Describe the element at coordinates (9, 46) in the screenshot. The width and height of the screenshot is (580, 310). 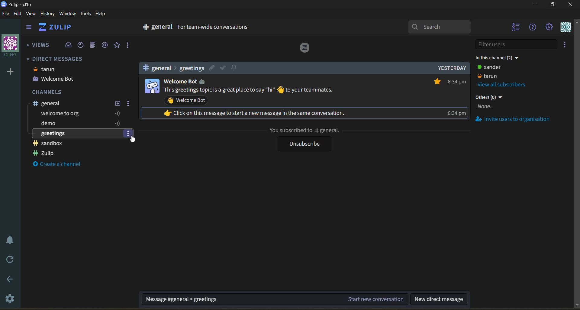
I see `organisation name and profile pic` at that location.